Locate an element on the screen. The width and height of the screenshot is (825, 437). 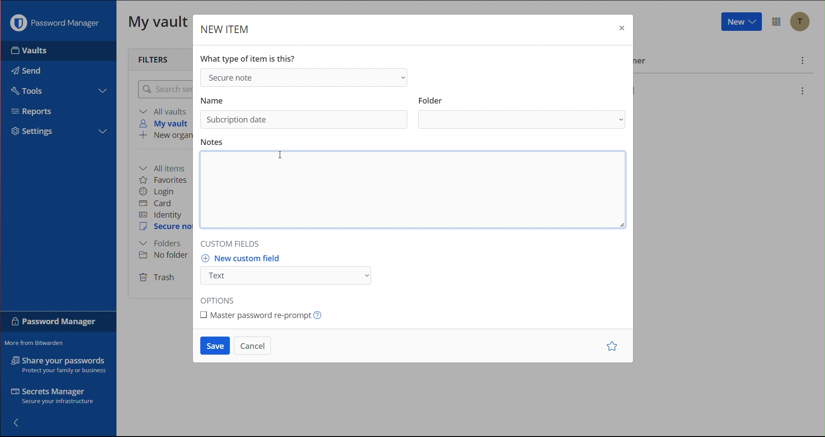
What type of item is this? is located at coordinates (251, 57).